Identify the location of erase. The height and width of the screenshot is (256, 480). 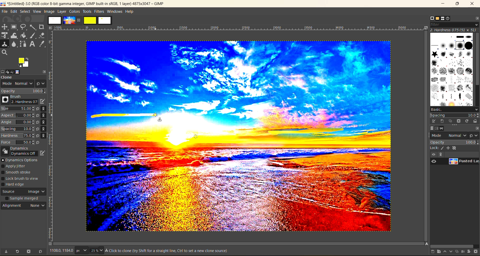
(42, 35).